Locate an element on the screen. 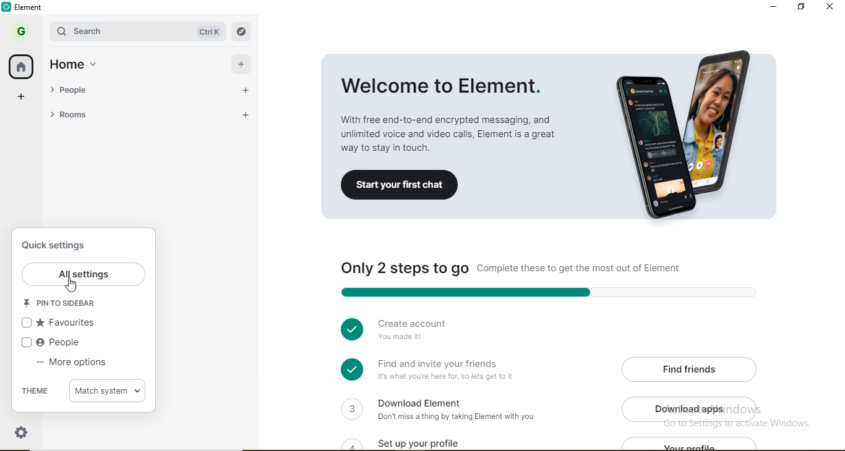  download apps is located at coordinates (693, 409).